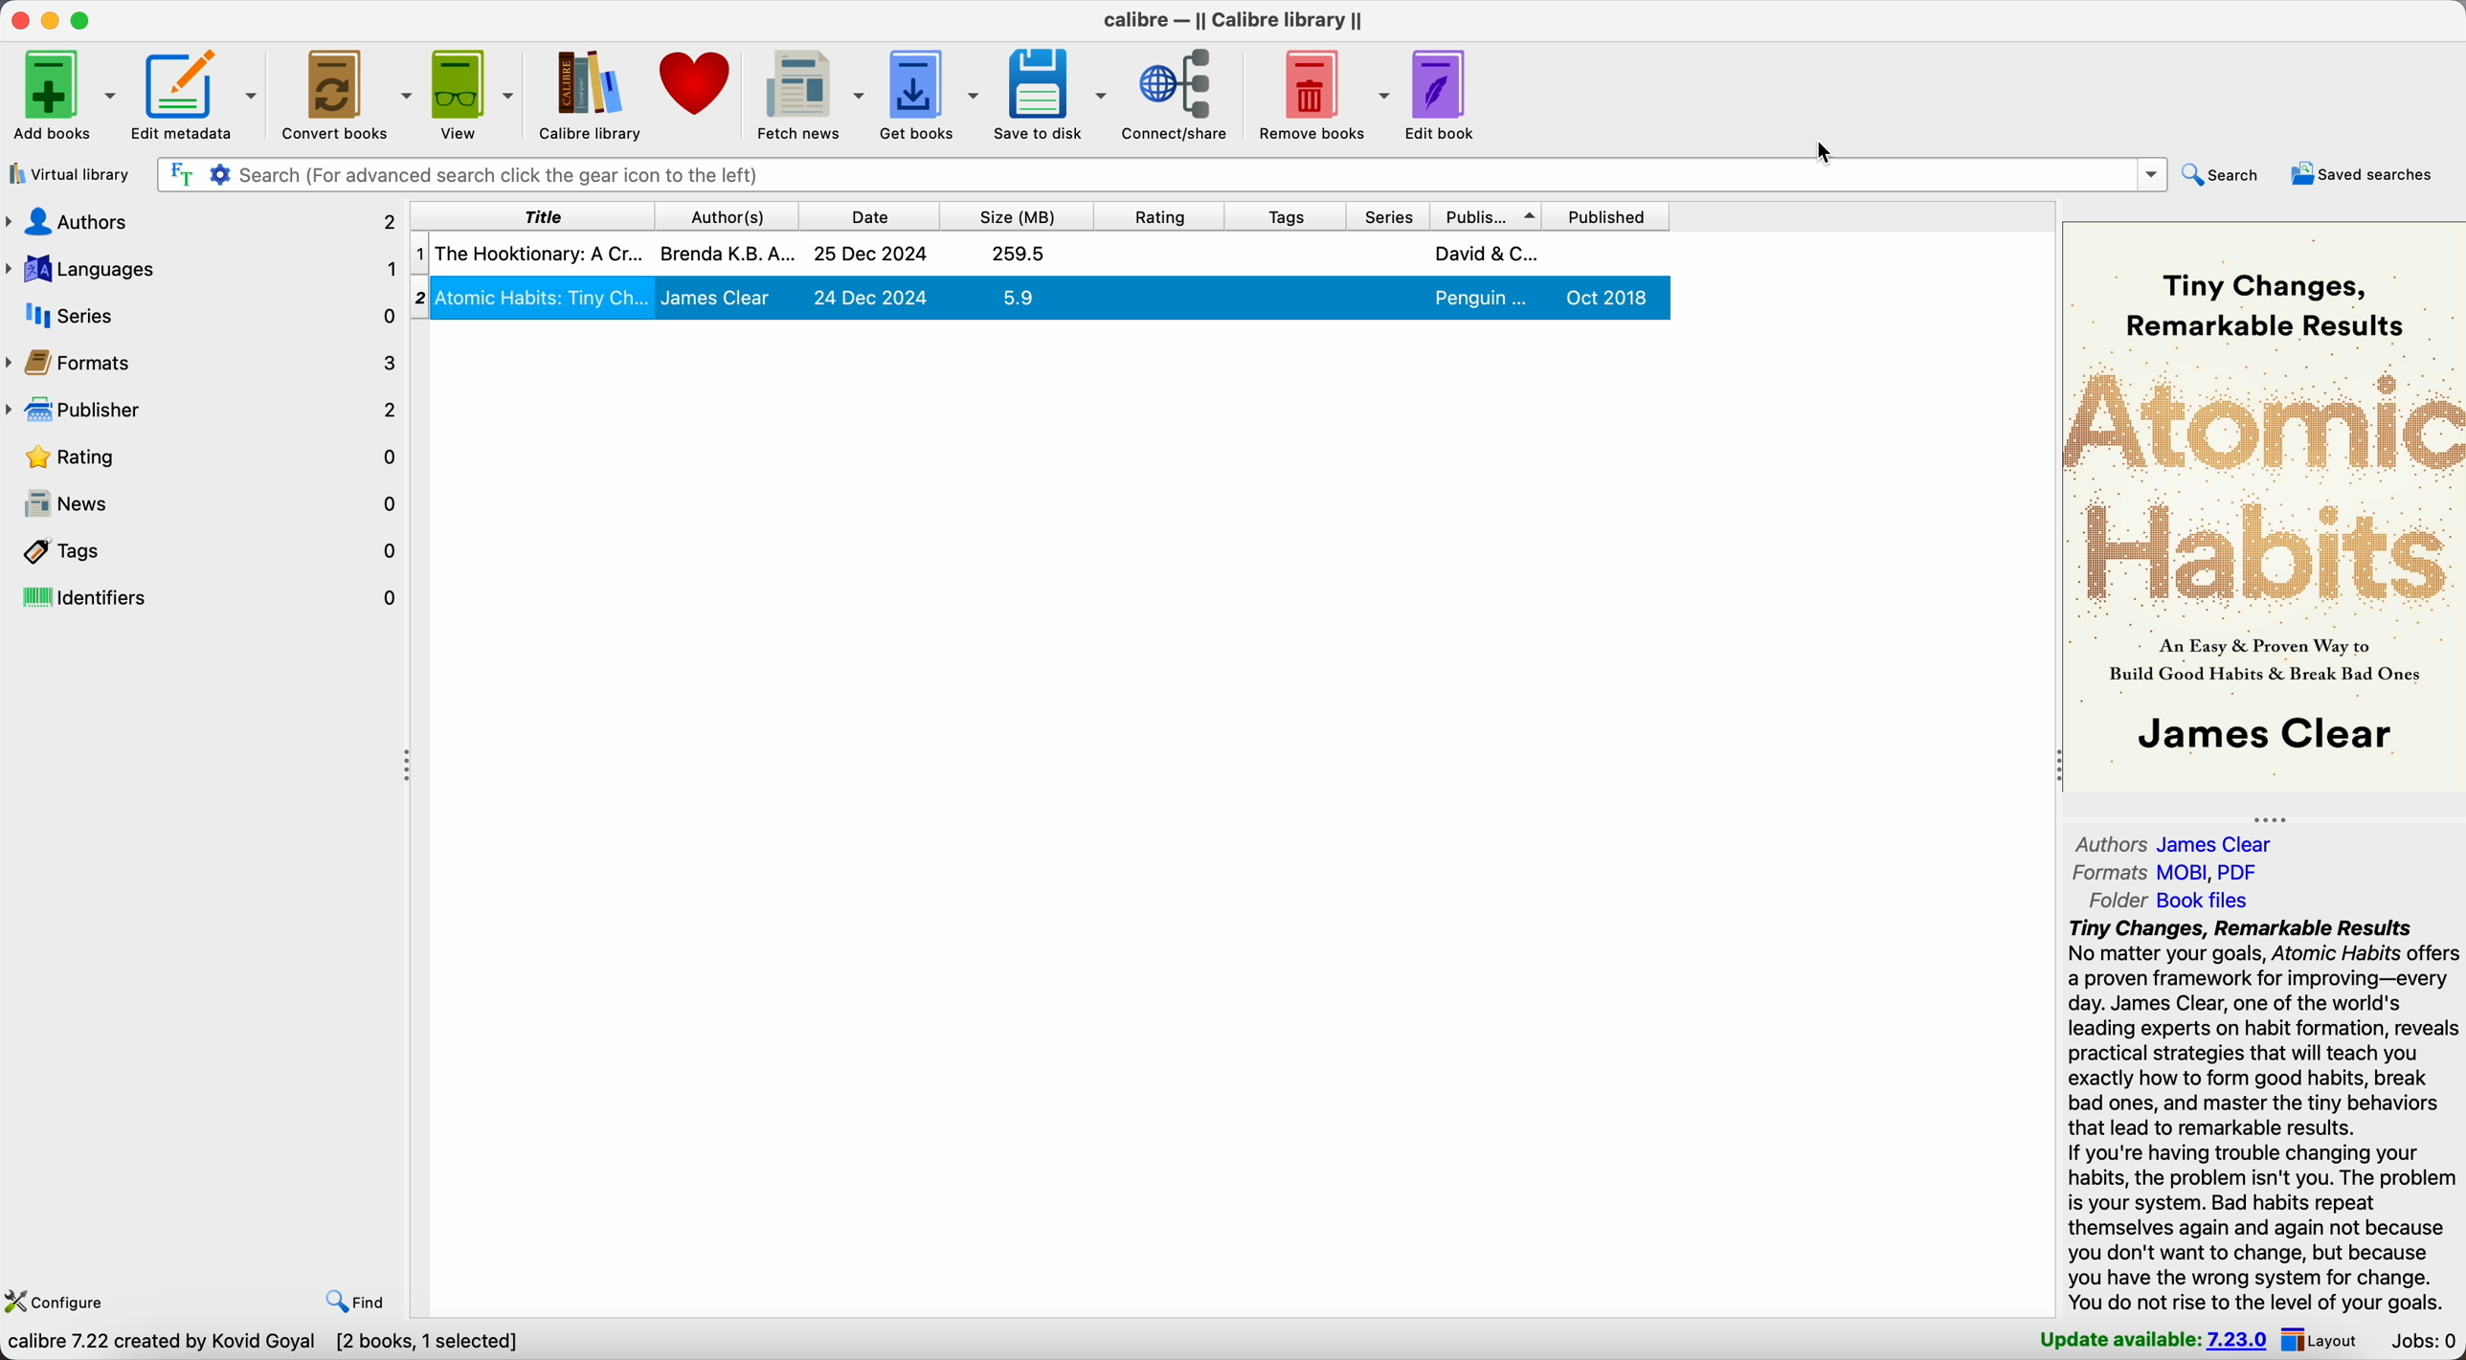  Describe the element at coordinates (1491, 213) in the screenshot. I see `publisher` at that location.